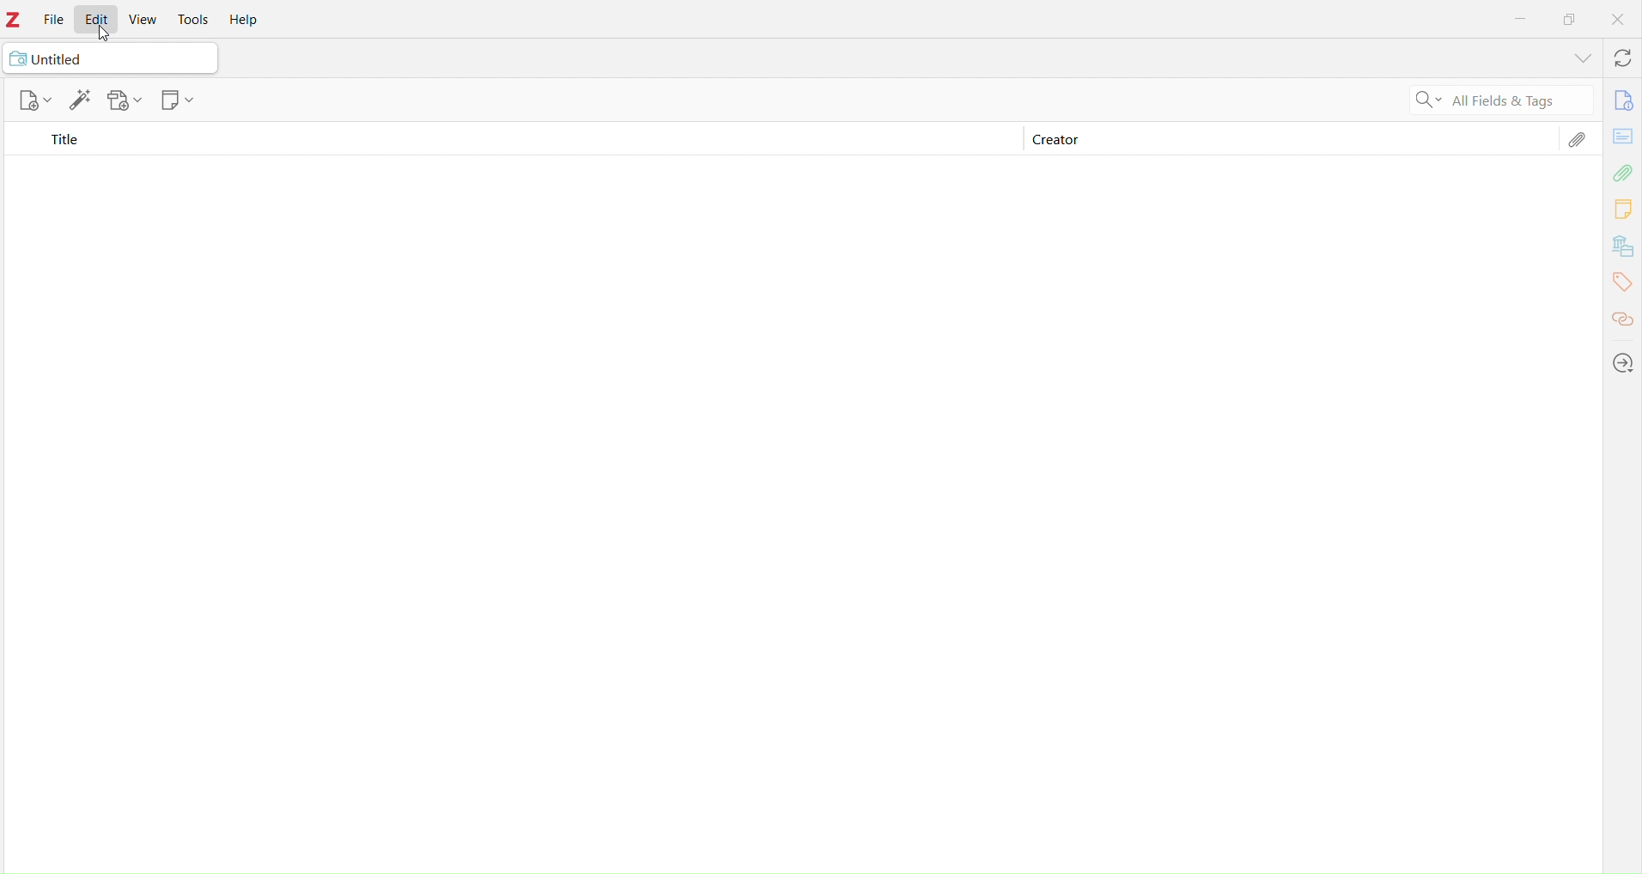 Image resolution: width=1642 pixels, height=874 pixels. What do you see at coordinates (1570, 18) in the screenshot?
I see `Box` at bounding box center [1570, 18].